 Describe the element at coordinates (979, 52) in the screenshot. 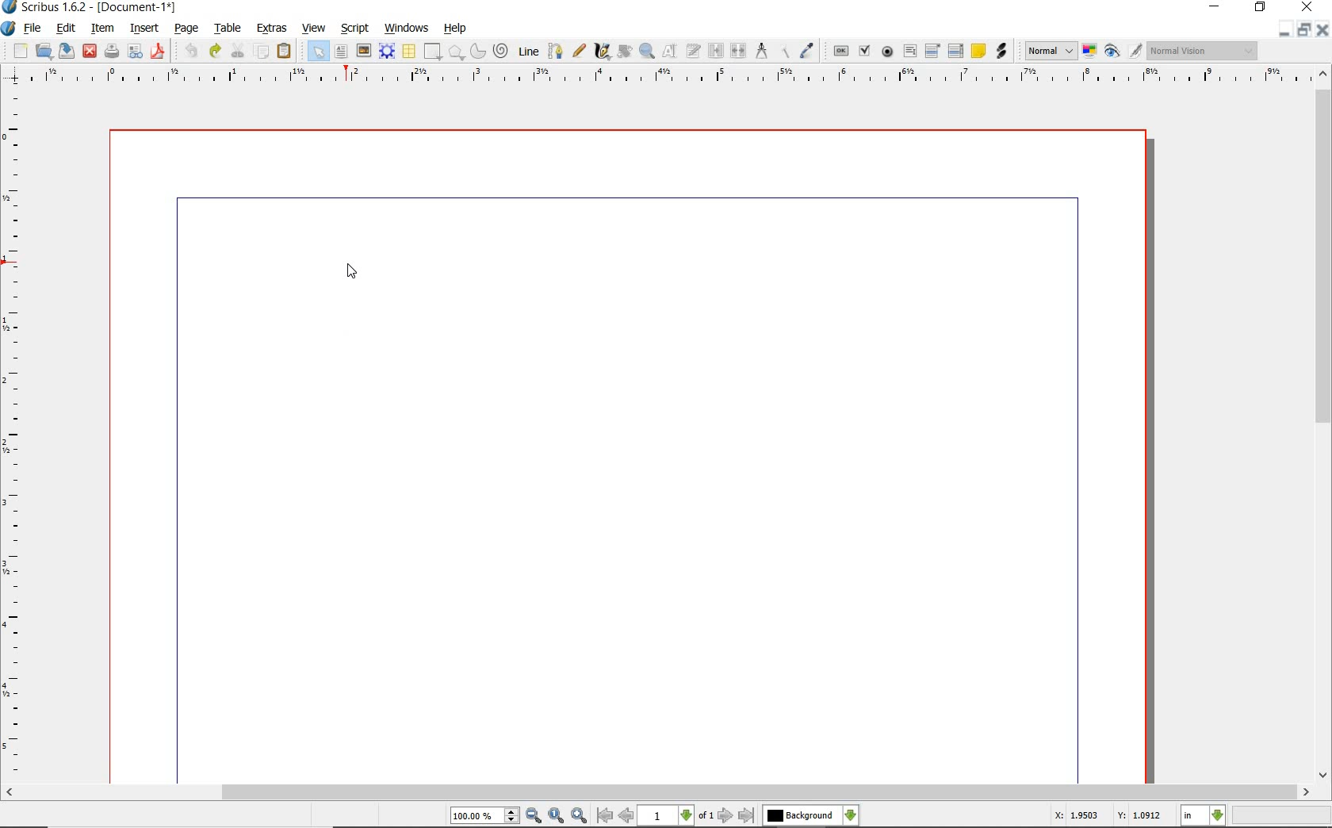

I see `text annotation` at that location.